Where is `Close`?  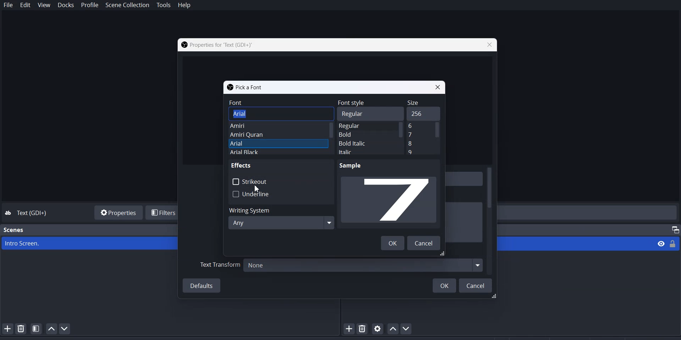
Close is located at coordinates (488, 45).